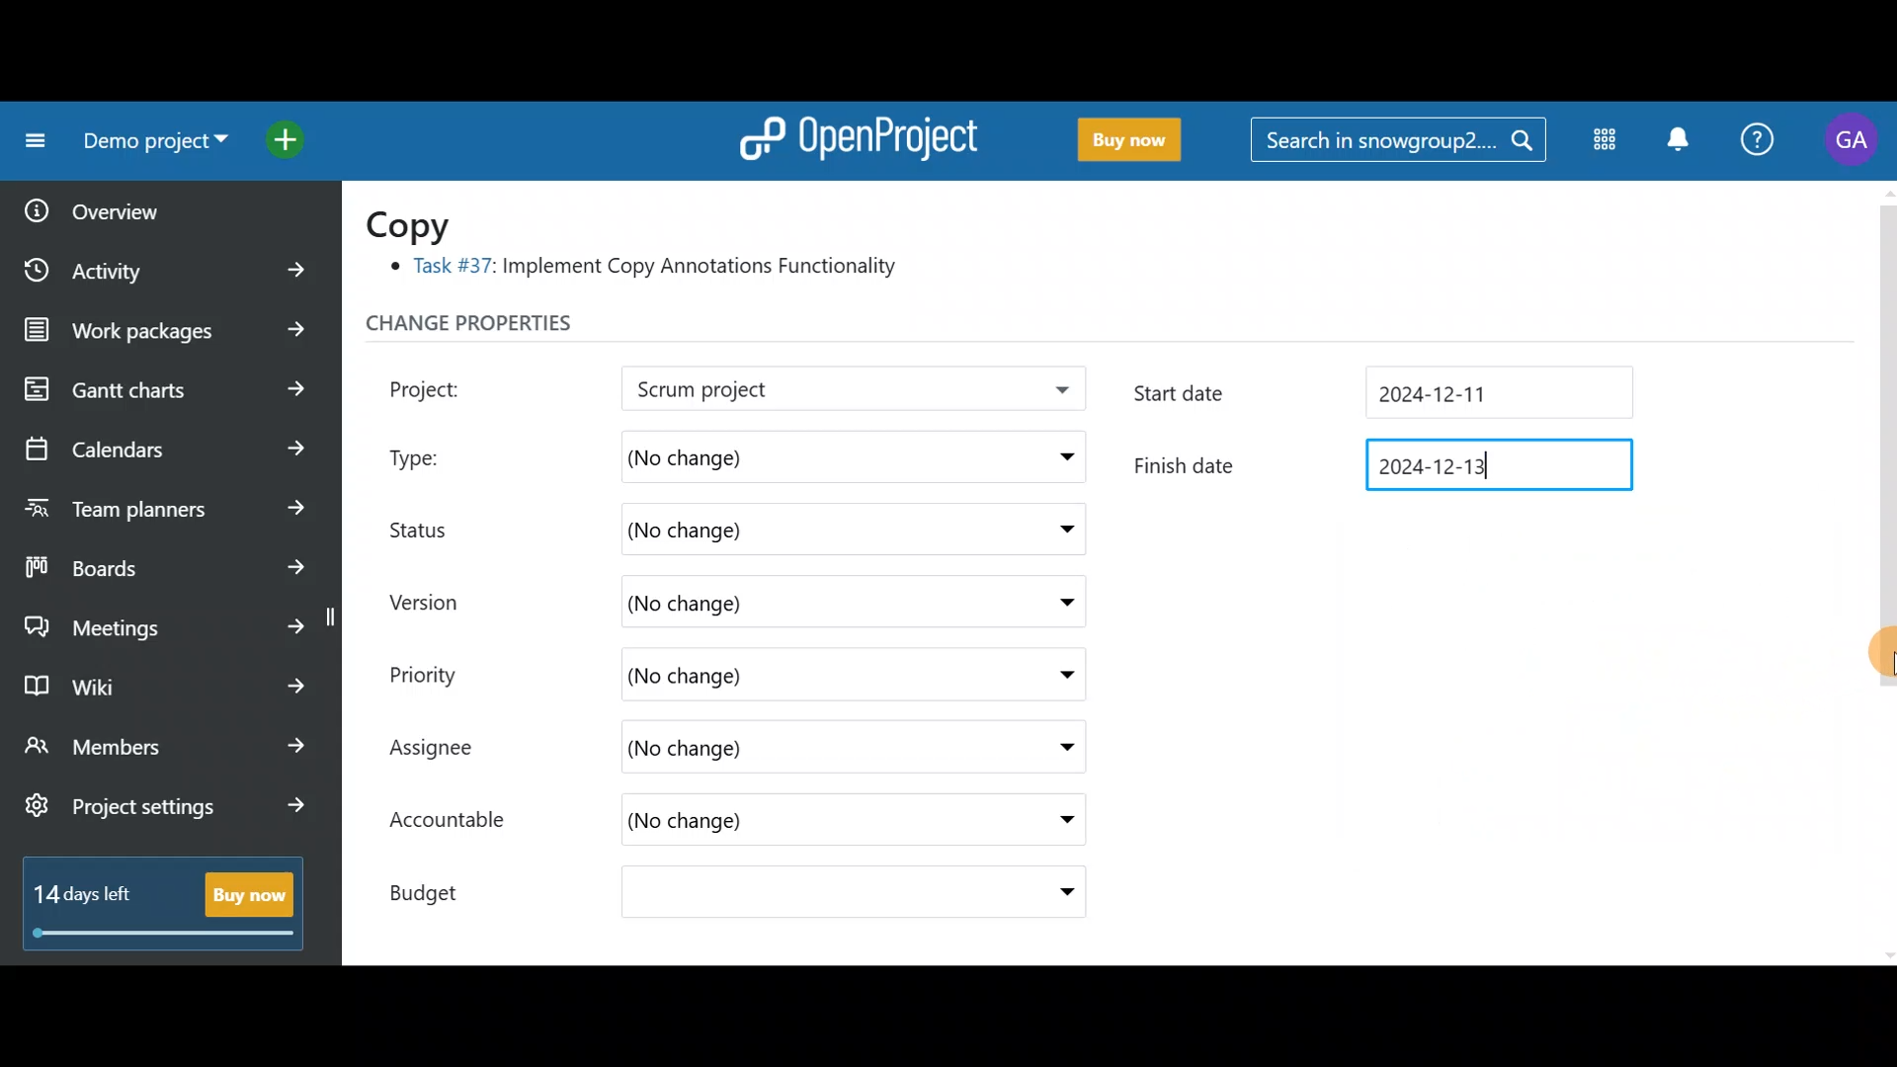  I want to click on Gantt charts, so click(167, 391).